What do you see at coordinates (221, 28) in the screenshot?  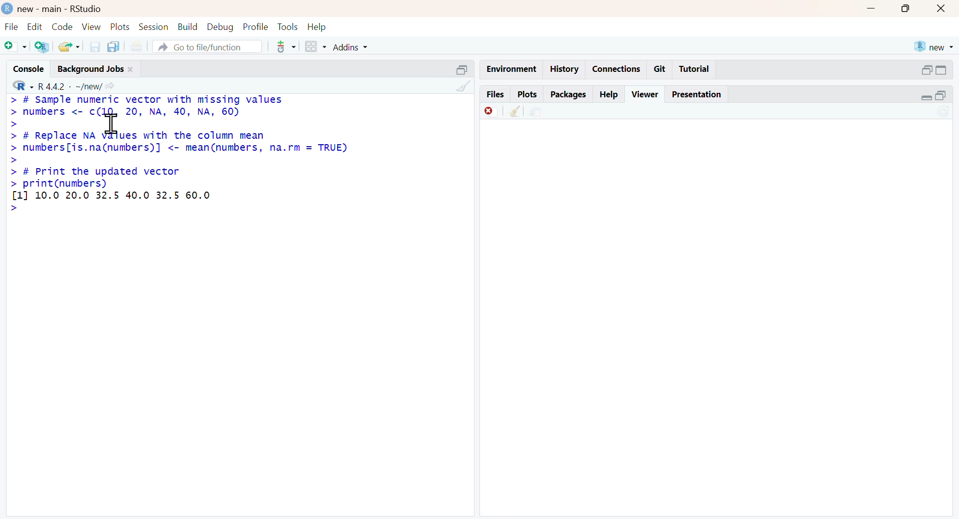 I see `debug` at bounding box center [221, 28].